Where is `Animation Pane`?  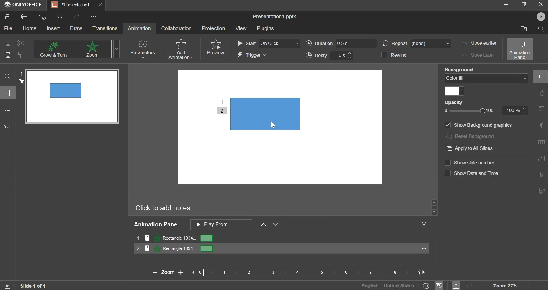
Animation Pane is located at coordinates (158, 225).